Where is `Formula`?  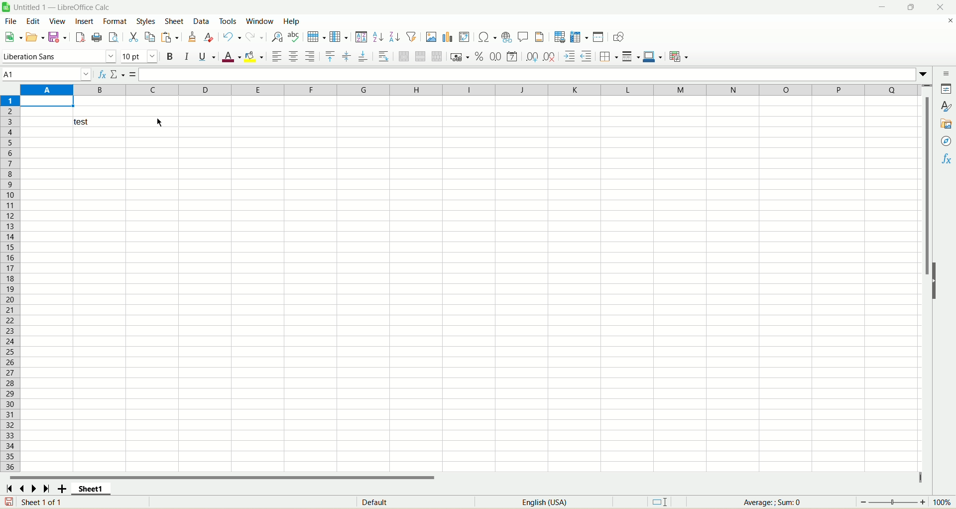 Formula is located at coordinates (133, 75).